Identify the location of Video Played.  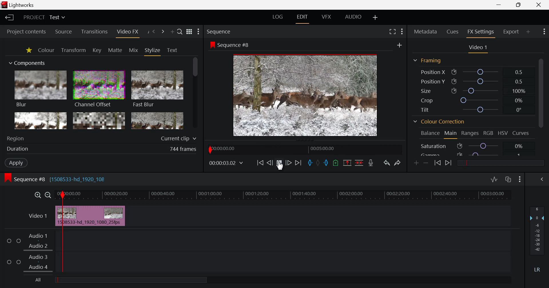
(279, 165).